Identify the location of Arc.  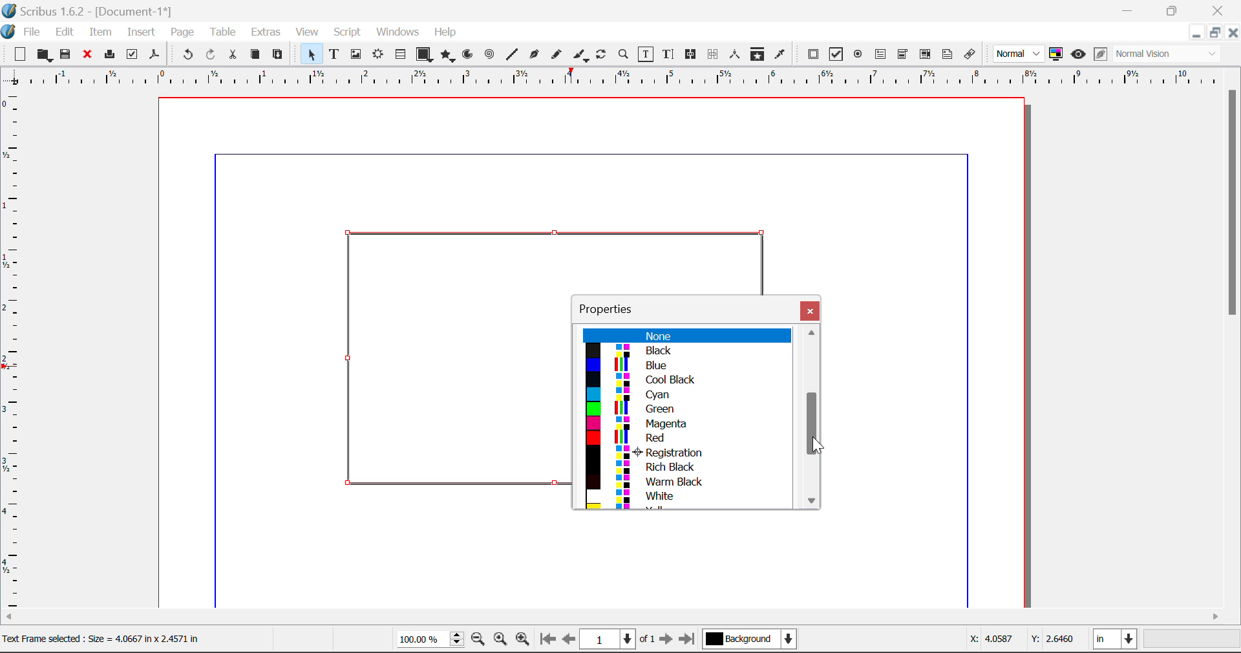
(469, 56).